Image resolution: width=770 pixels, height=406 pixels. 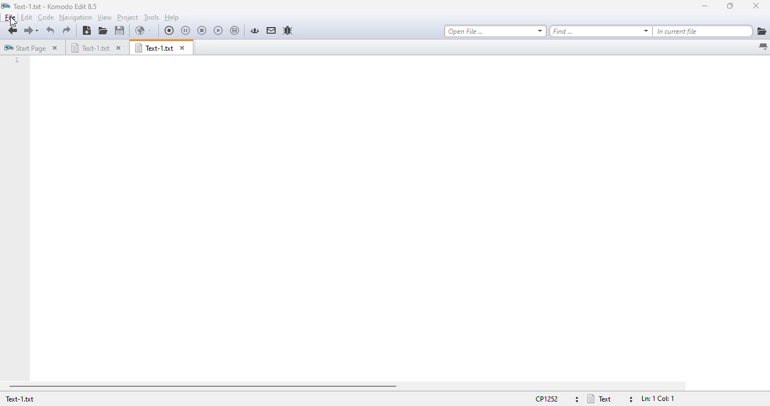 What do you see at coordinates (287, 30) in the screenshot?
I see `report a bug in the komodo bugzilla database` at bounding box center [287, 30].